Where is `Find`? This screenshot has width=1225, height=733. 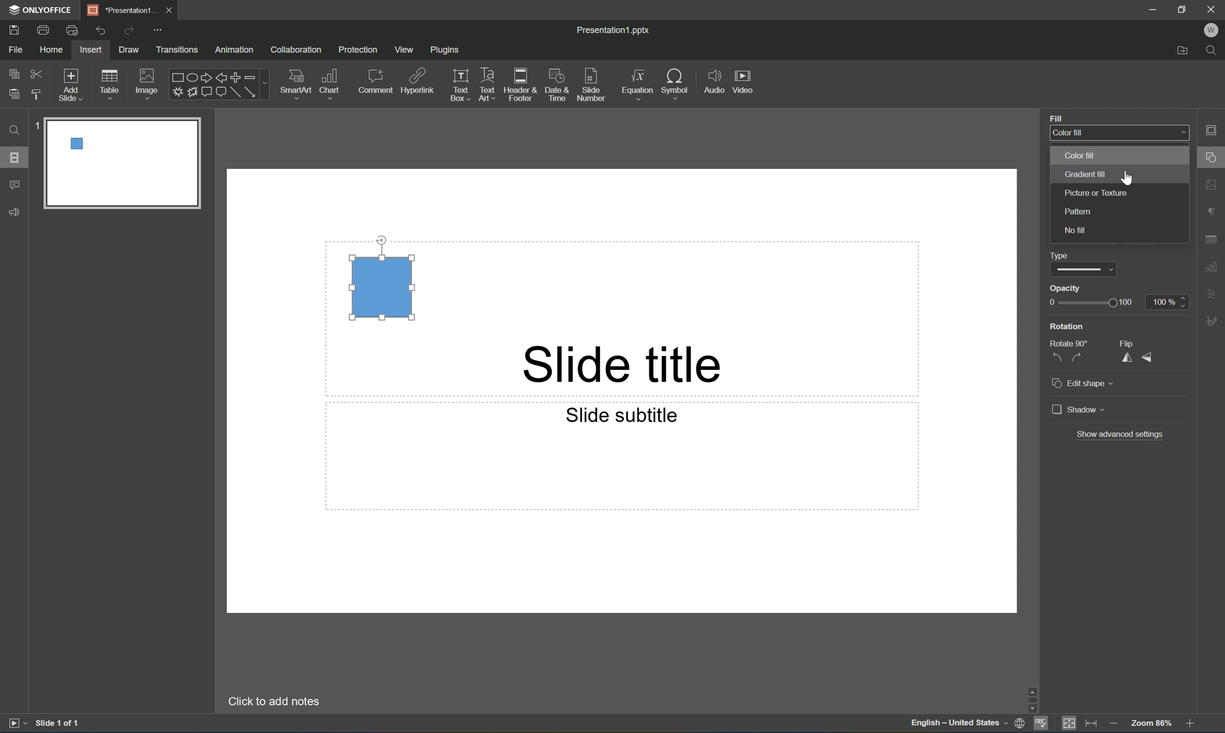 Find is located at coordinates (1214, 52).